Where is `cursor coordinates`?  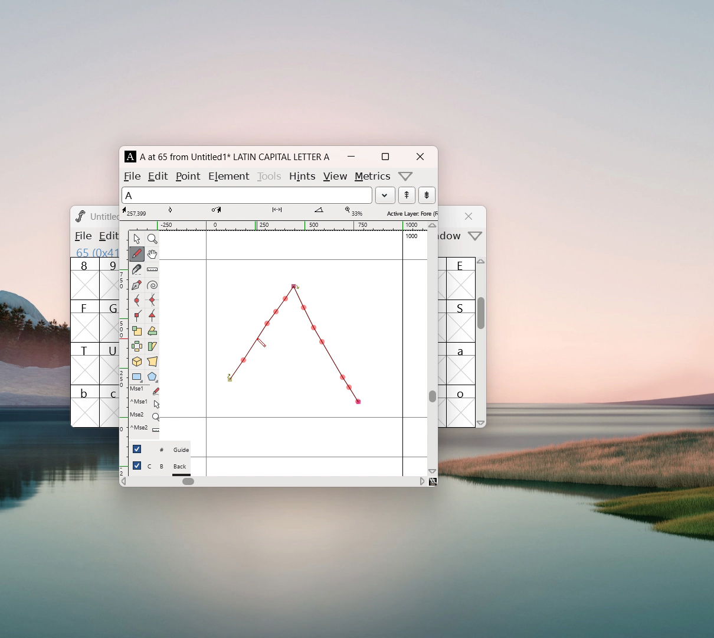 cursor coordinates is located at coordinates (136, 211).